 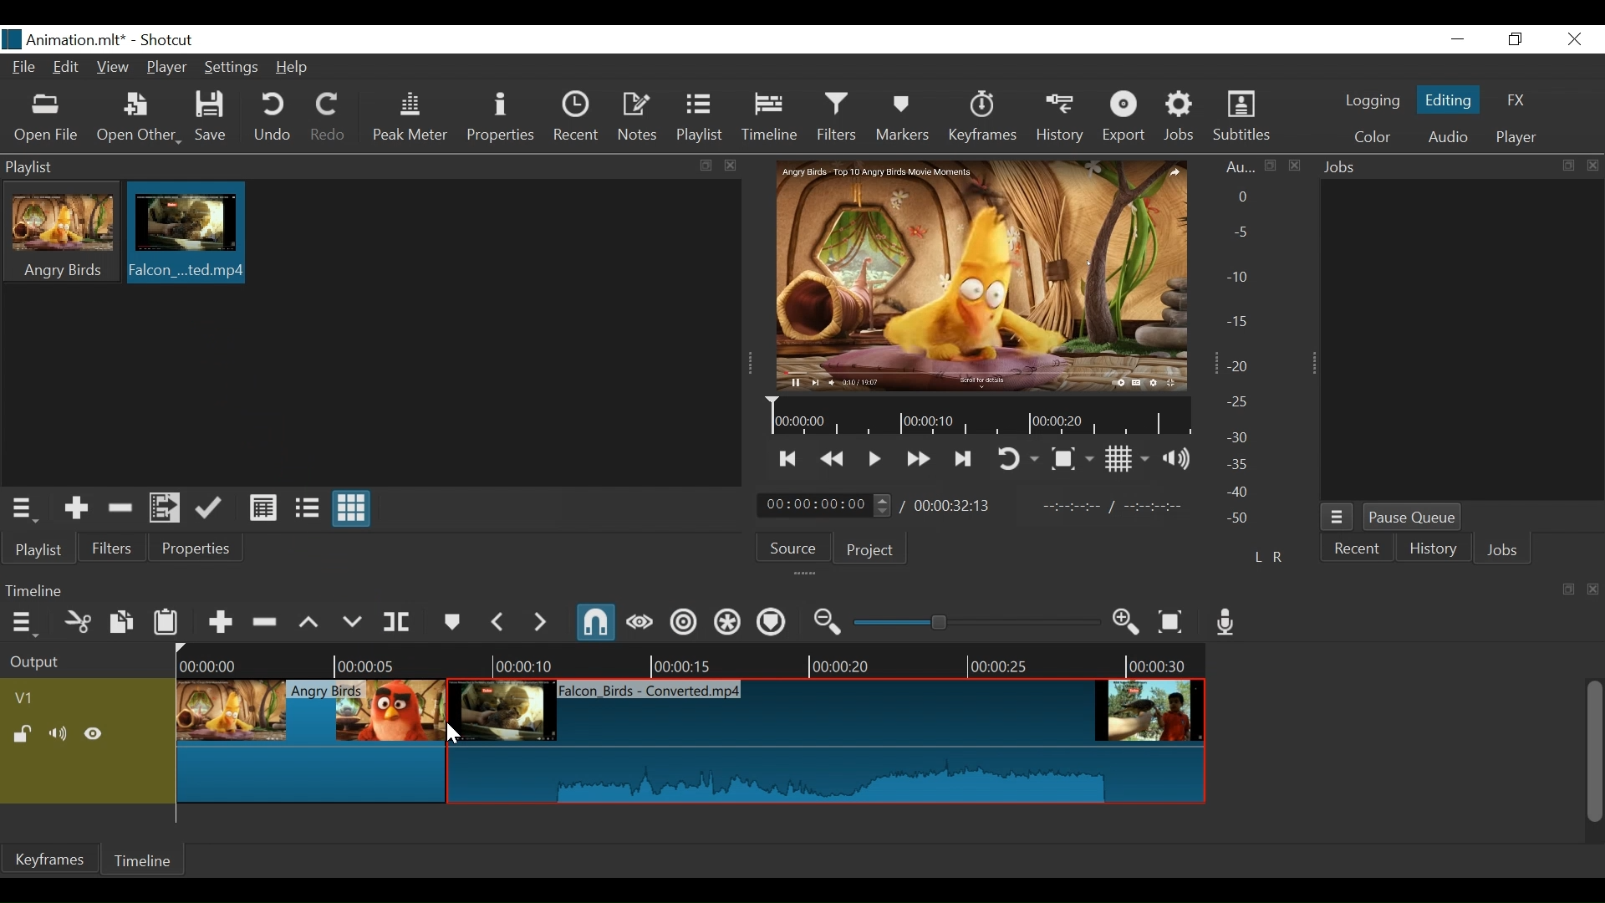 I want to click on Add files to the playlist, so click(x=165, y=508).